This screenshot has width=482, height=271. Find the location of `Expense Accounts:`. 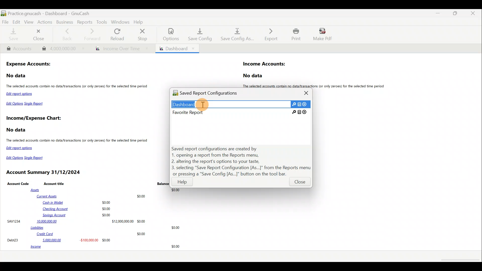

Expense Accounts: is located at coordinates (29, 64).